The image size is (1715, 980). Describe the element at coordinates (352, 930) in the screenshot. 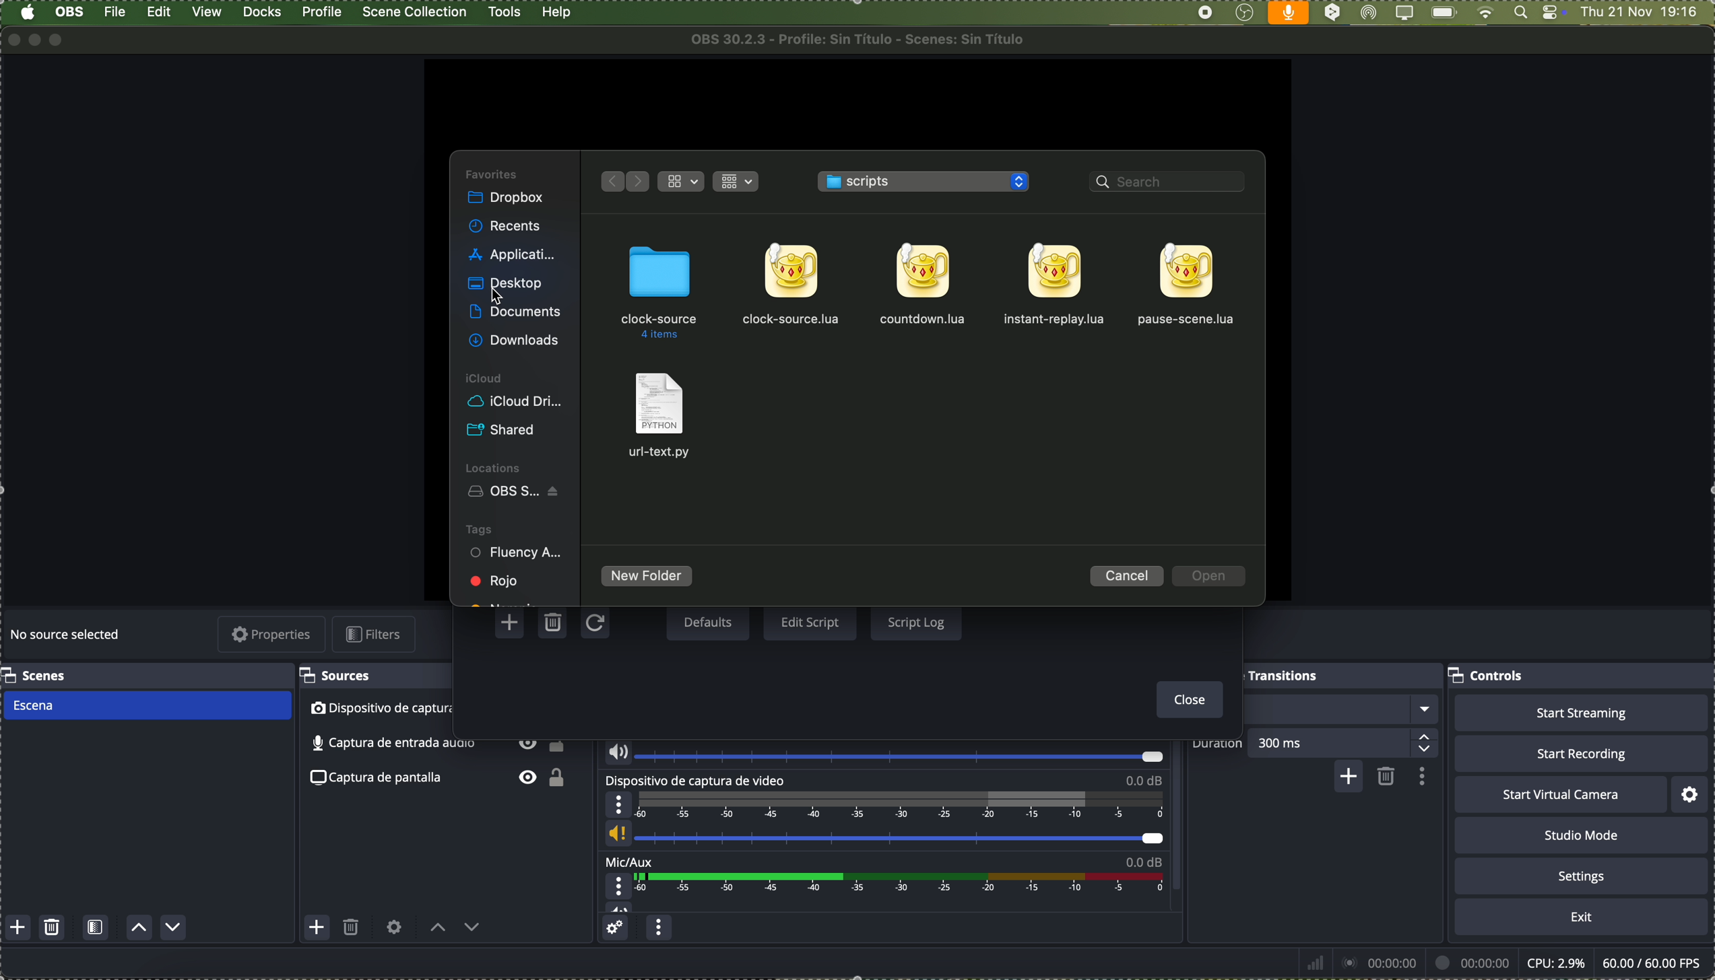

I see `remove selected source` at that location.